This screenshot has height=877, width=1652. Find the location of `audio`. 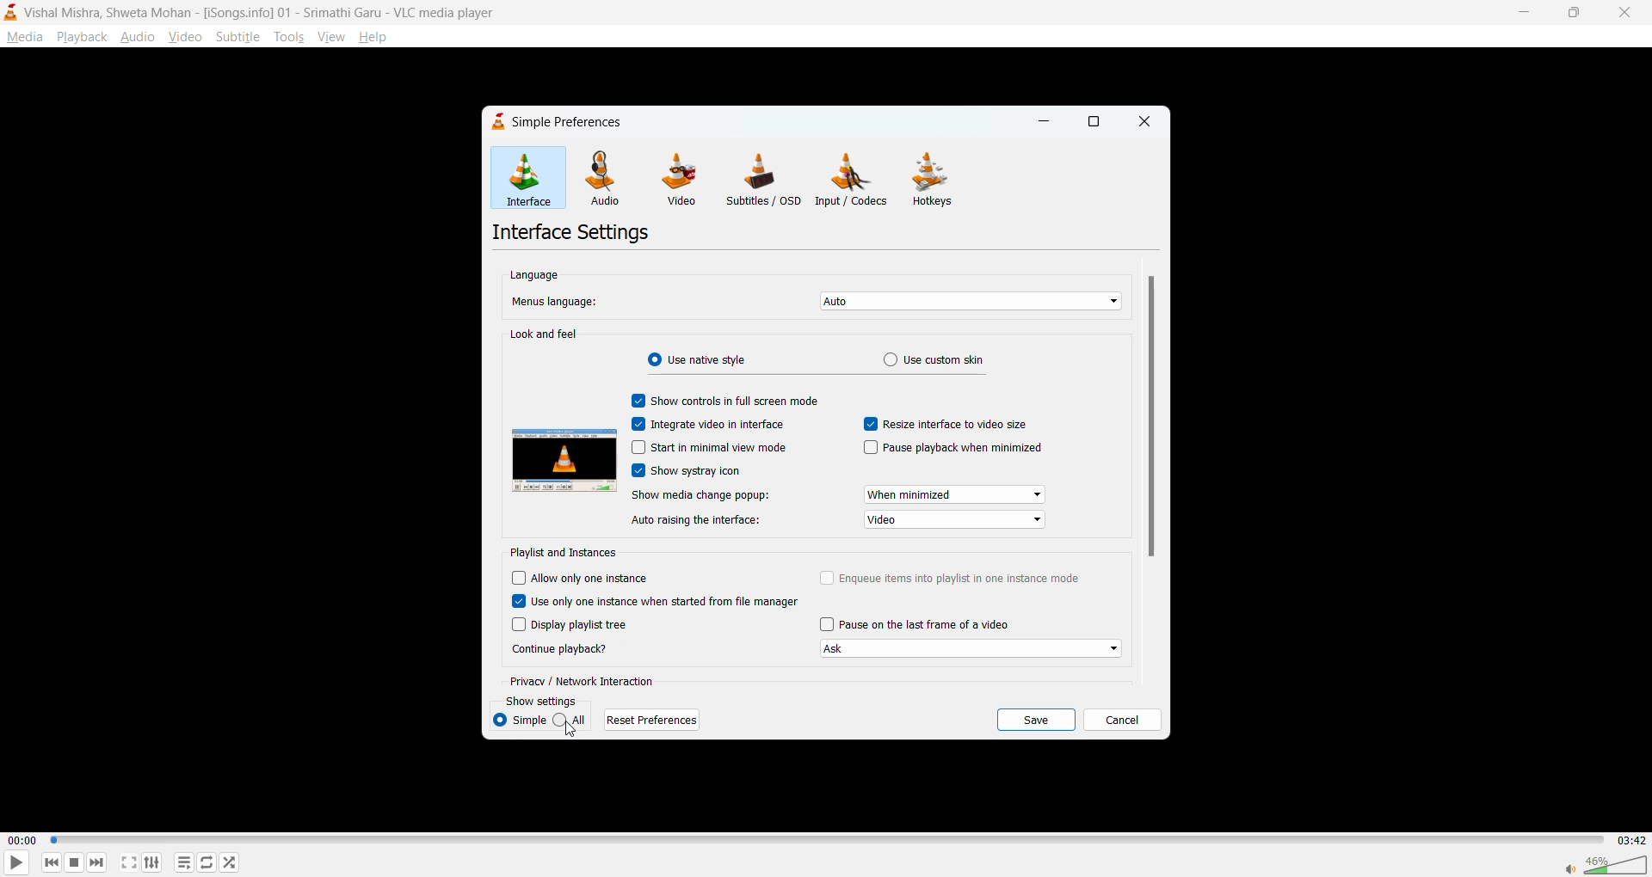

audio is located at coordinates (138, 36).